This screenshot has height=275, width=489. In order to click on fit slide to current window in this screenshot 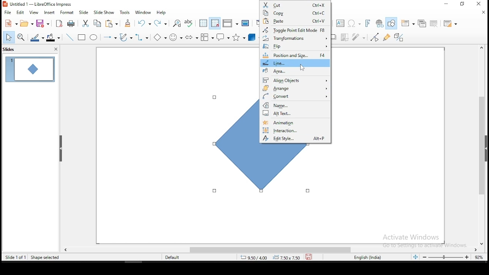, I will do `click(415, 256)`.